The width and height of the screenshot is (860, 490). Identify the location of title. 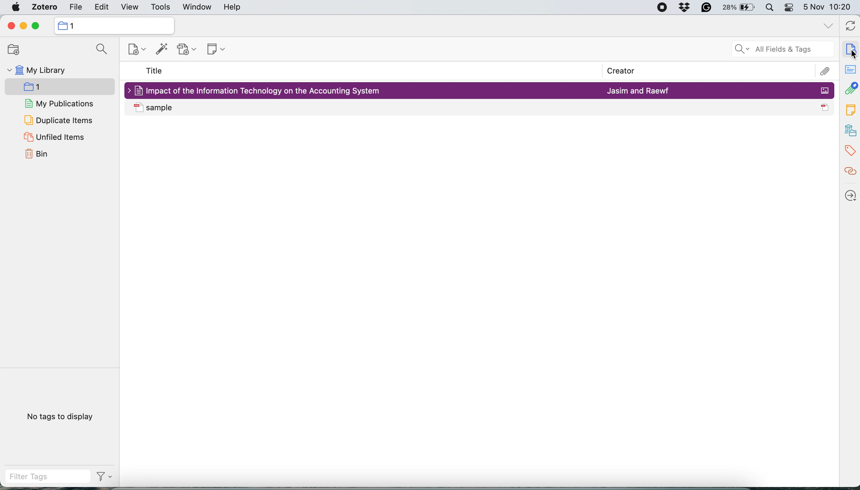
(155, 72).